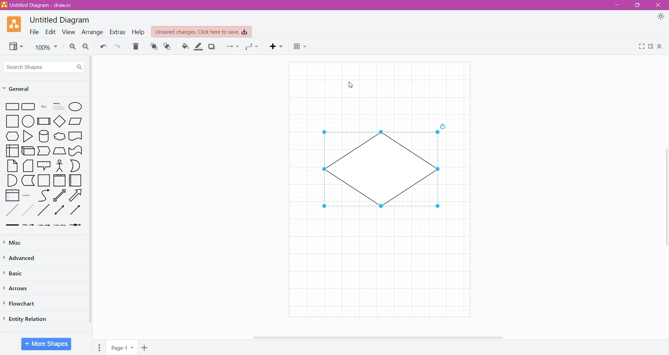 This screenshot has width=669, height=355. What do you see at coordinates (117, 32) in the screenshot?
I see `Extras` at bounding box center [117, 32].